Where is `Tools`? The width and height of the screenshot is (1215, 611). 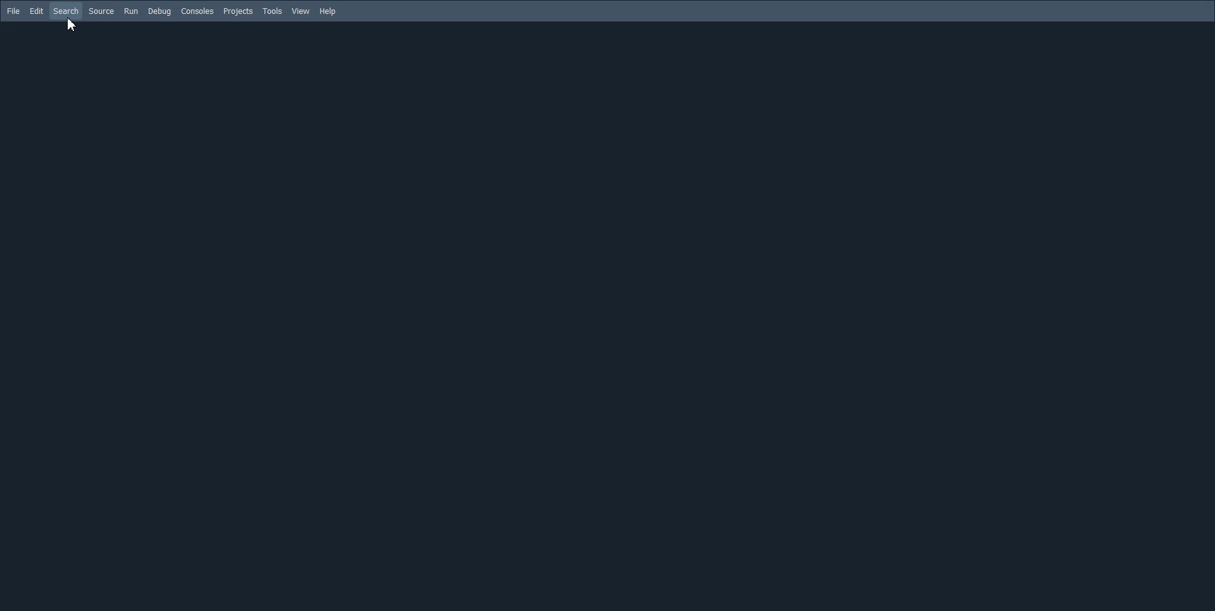 Tools is located at coordinates (272, 10).